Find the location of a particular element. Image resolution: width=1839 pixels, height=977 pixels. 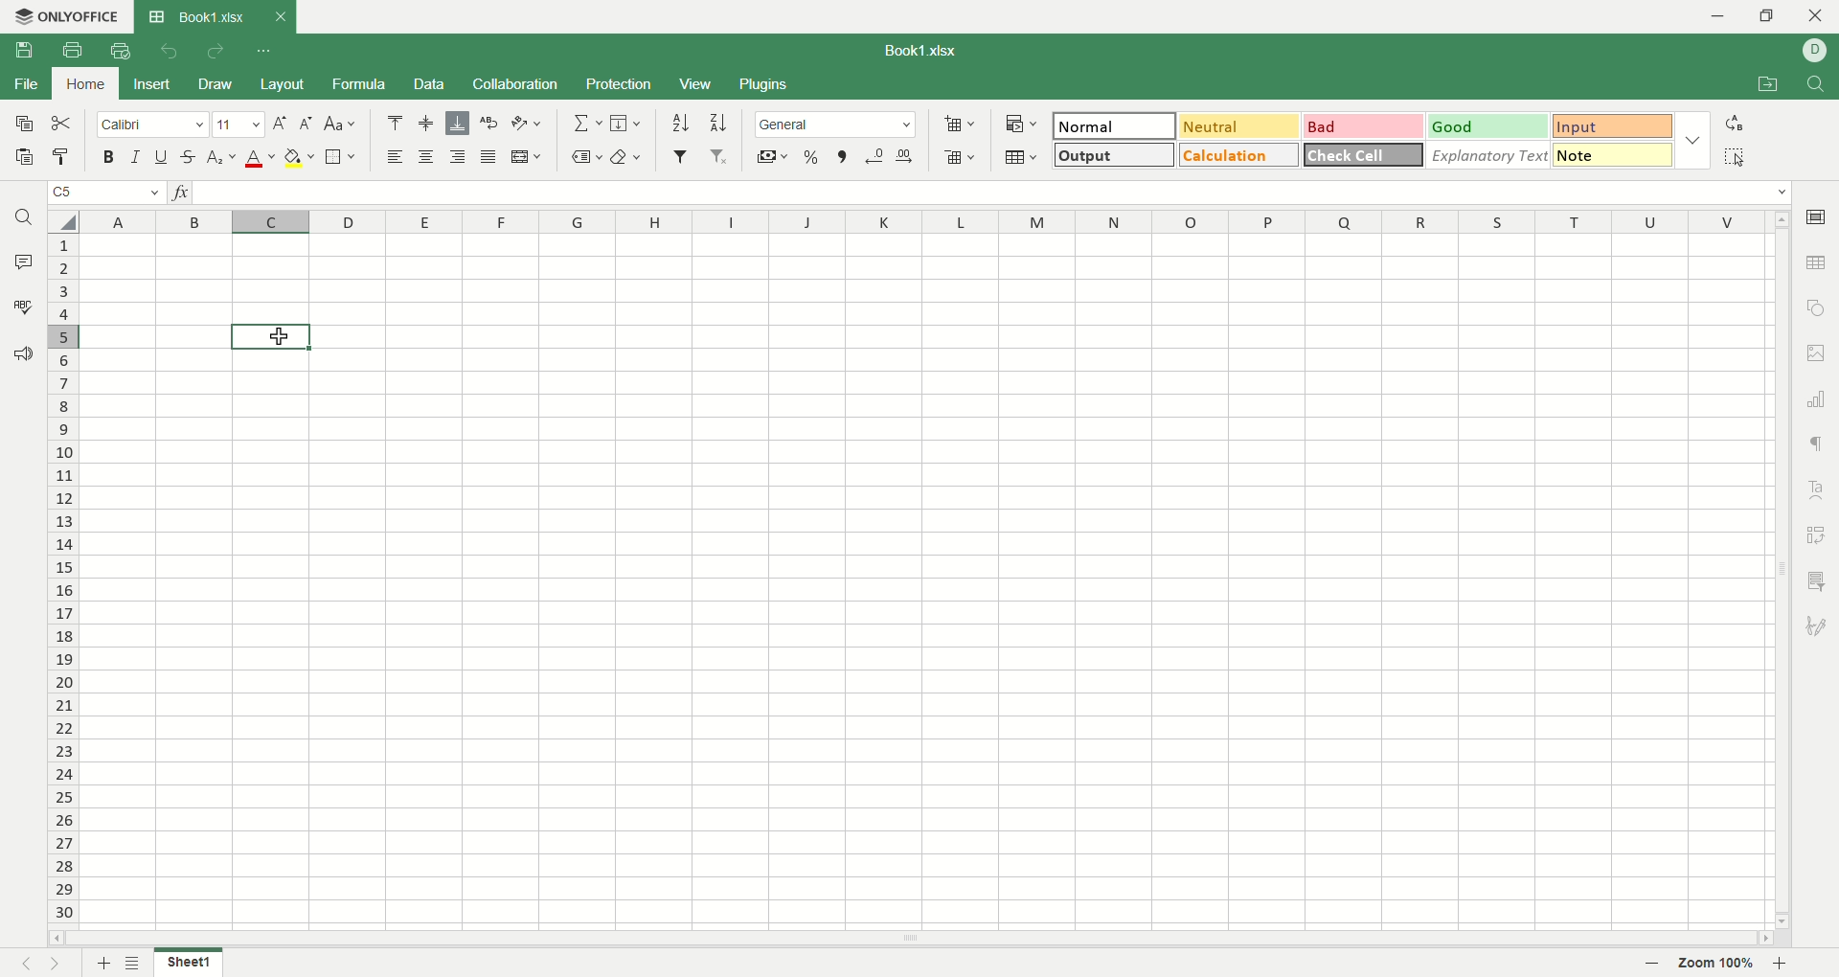

align bottom is located at coordinates (461, 123).